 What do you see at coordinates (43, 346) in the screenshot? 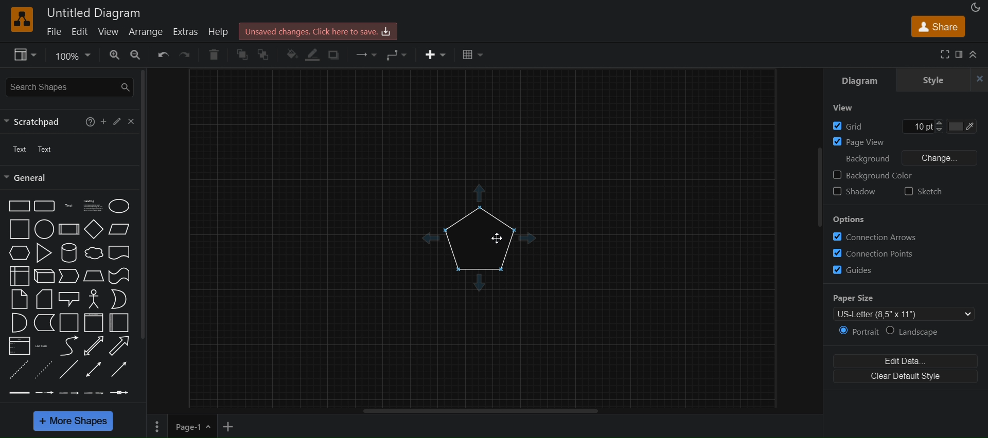
I see `List item` at bounding box center [43, 346].